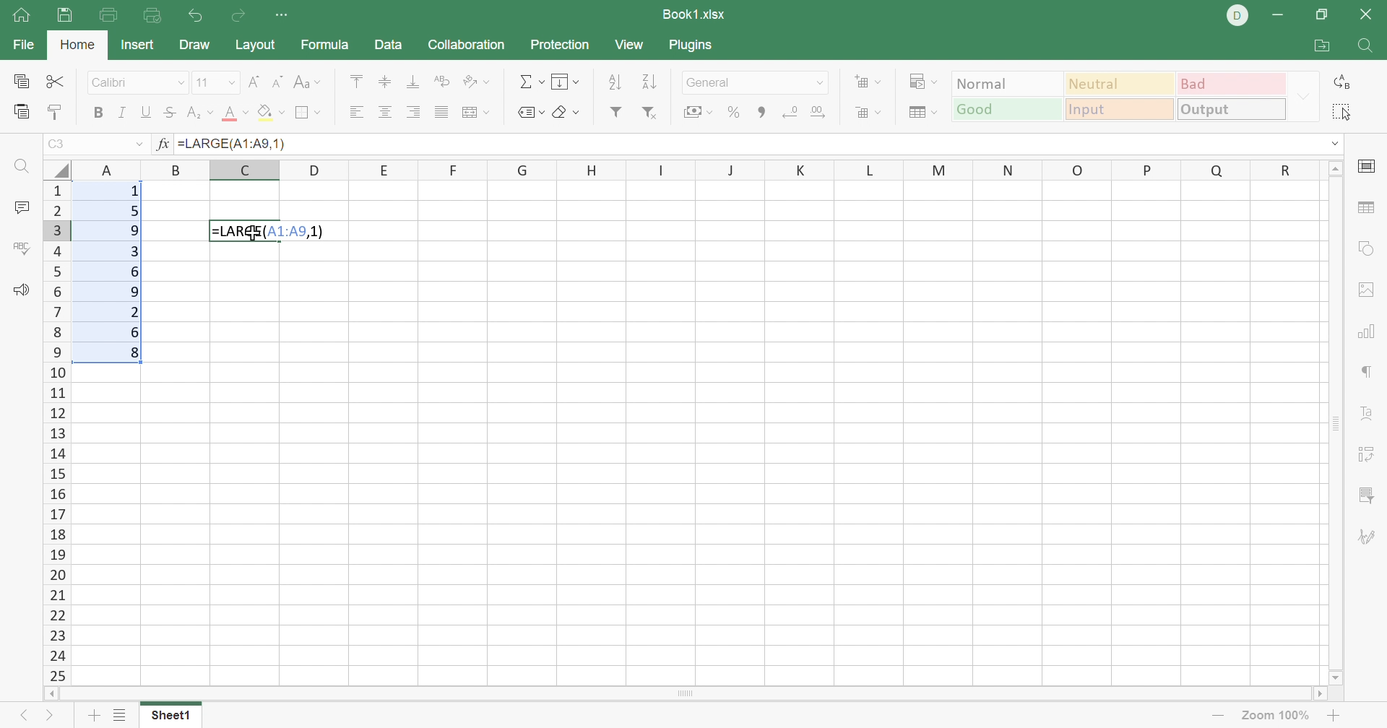  I want to click on Fill color, so click(271, 116).